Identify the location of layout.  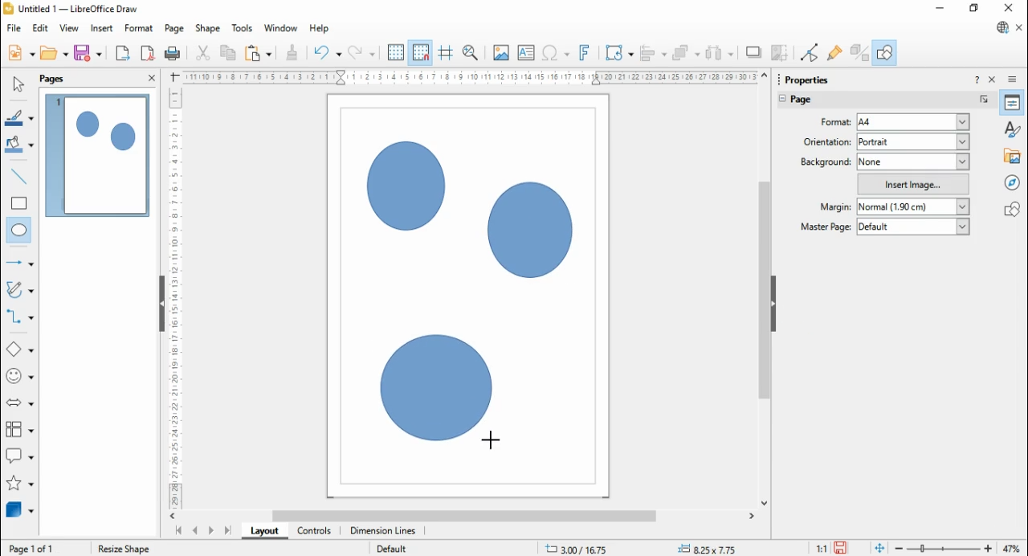
(263, 530).